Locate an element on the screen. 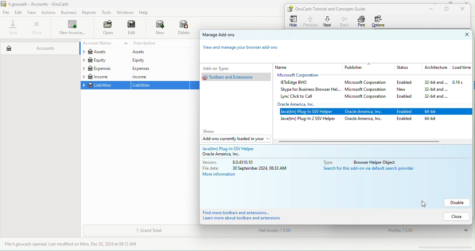 The height and width of the screenshot is (251, 475). microsoft corporation is located at coordinates (367, 83).